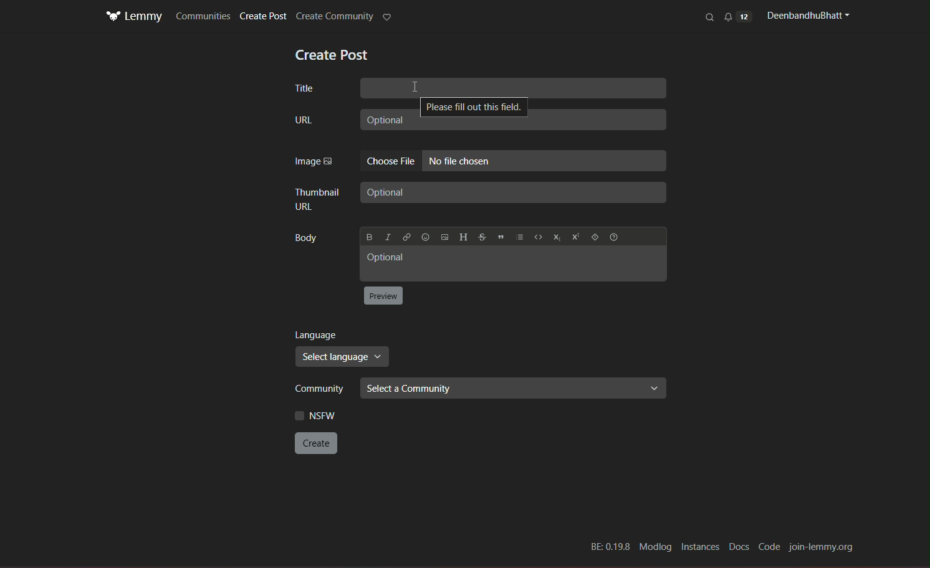 The height and width of the screenshot is (568, 930). Describe the element at coordinates (514, 192) in the screenshot. I see `Optional` at that location.